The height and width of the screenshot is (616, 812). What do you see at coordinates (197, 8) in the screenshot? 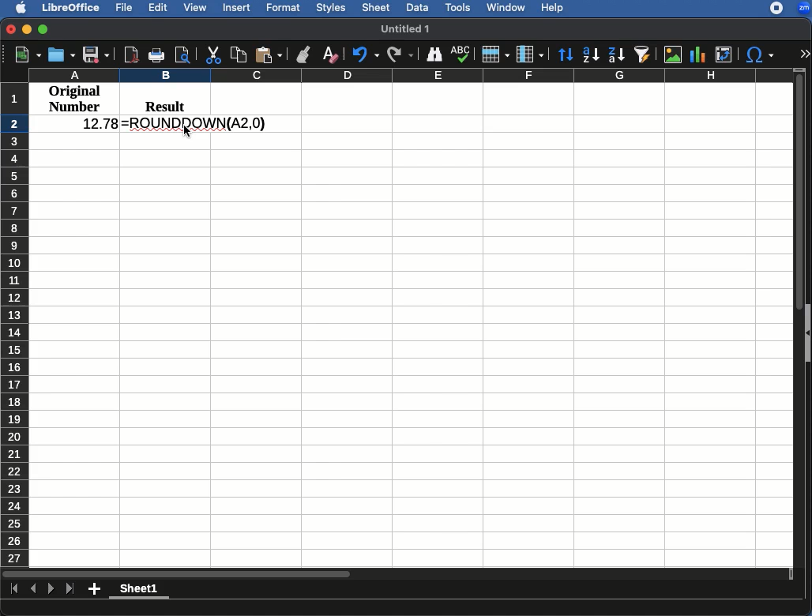
I see `View` at bounding box center [197, 8].